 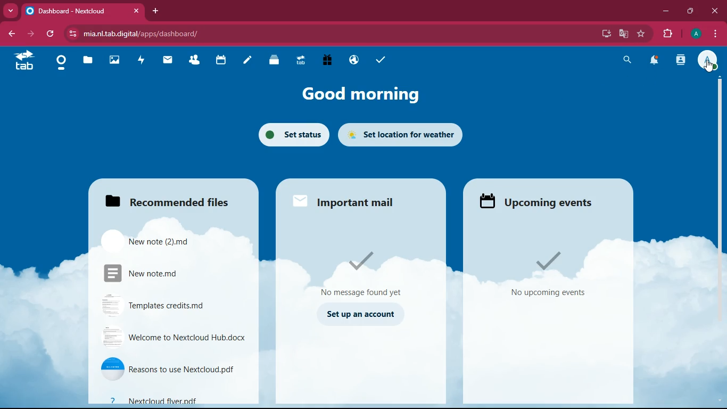 What do you see at coordinates (695, 34) in the screenshot?
I see `profile` at bounding box center [695, 34].